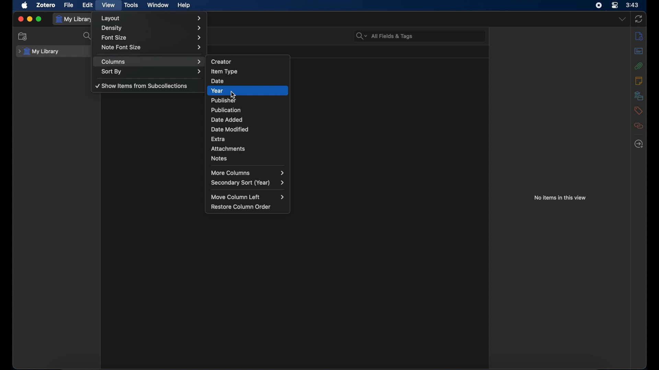 Image resolution: width=659 pixels, height=370 pixels. I want to click on publication, so click(247, 110).